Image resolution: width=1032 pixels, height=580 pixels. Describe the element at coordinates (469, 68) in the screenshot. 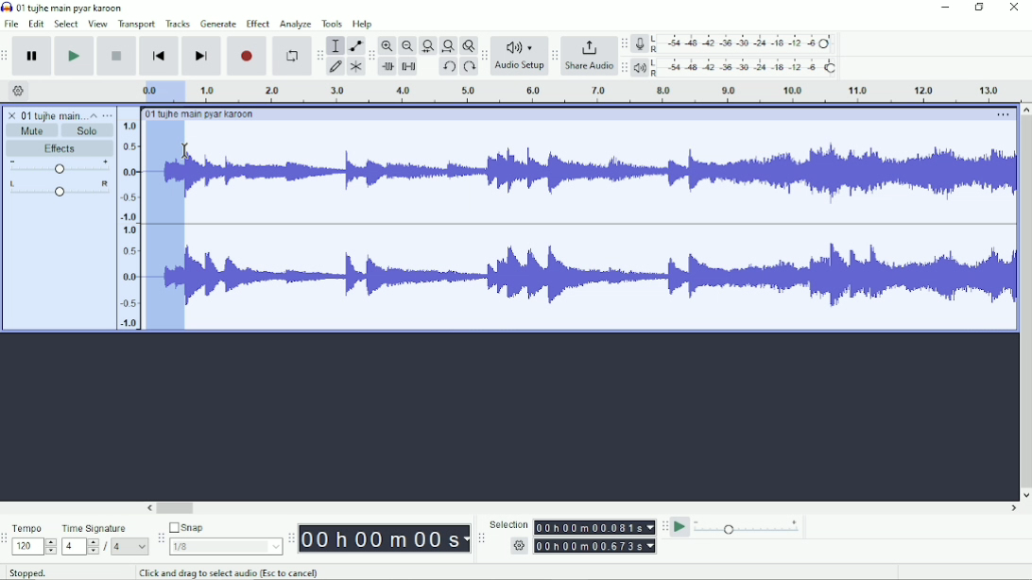

I see `Redo` at that location.